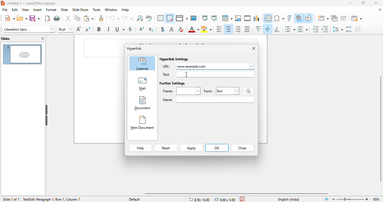  What do you see at coordinates (66, 30) in the screenshot?
I see `font size` at bounding box center [66, 30].